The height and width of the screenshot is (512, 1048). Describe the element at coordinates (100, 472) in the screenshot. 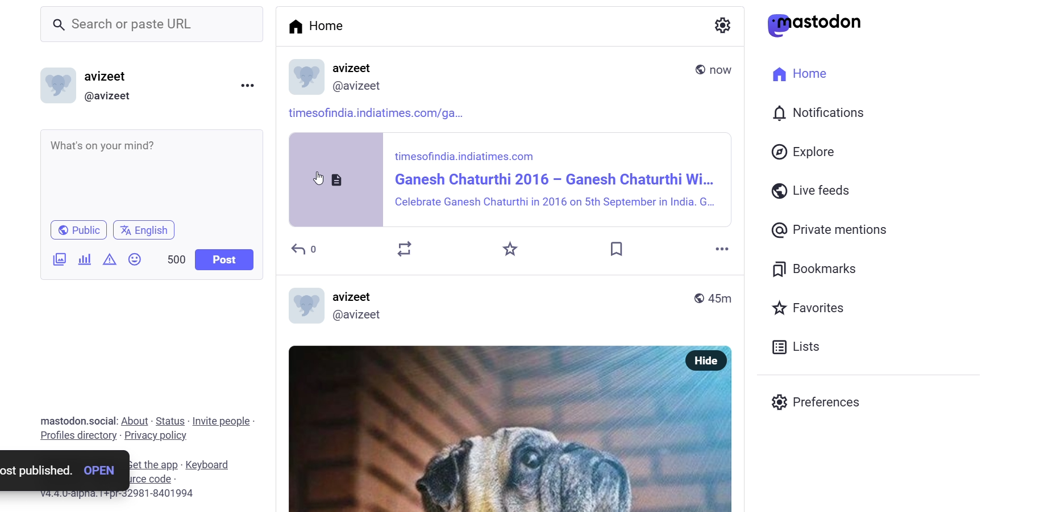

I see `open` at that location.